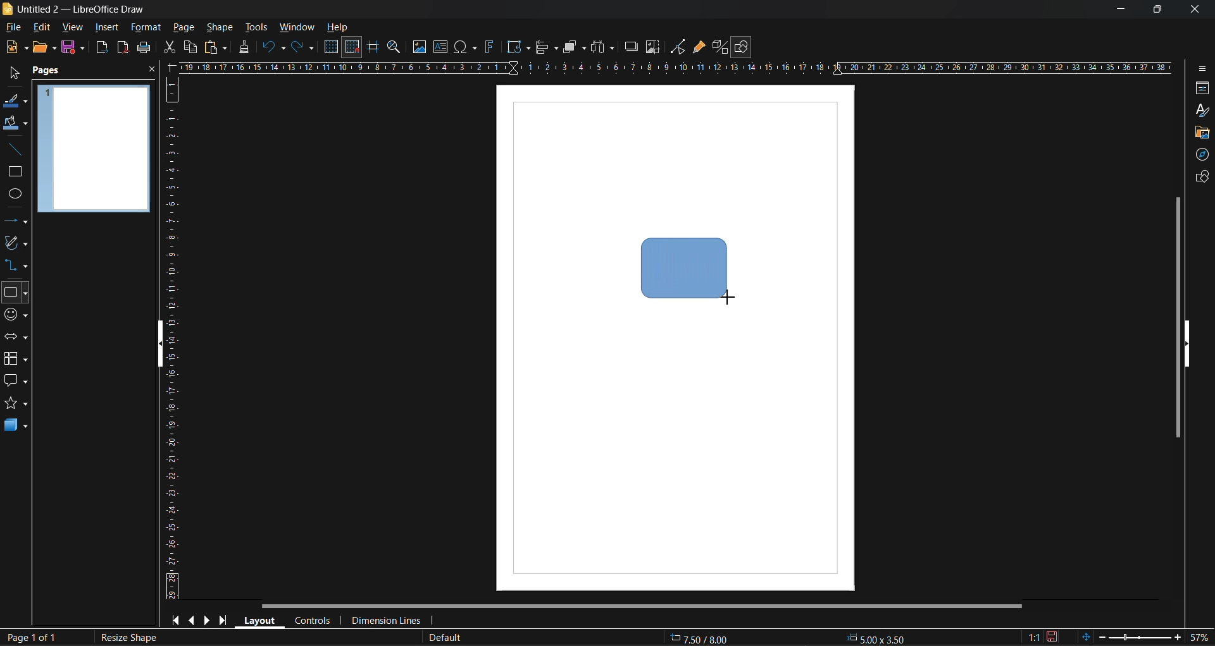  What do you see at coordinates (104, 27) in the screenshot?
I see `insert` at bounding box center [104, 27].